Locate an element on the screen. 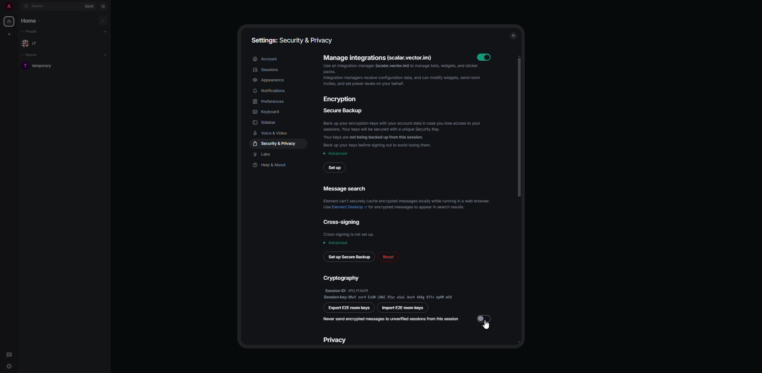 This screenshot has height=373, width=762. cryptography is located at coordinates (389, 286).